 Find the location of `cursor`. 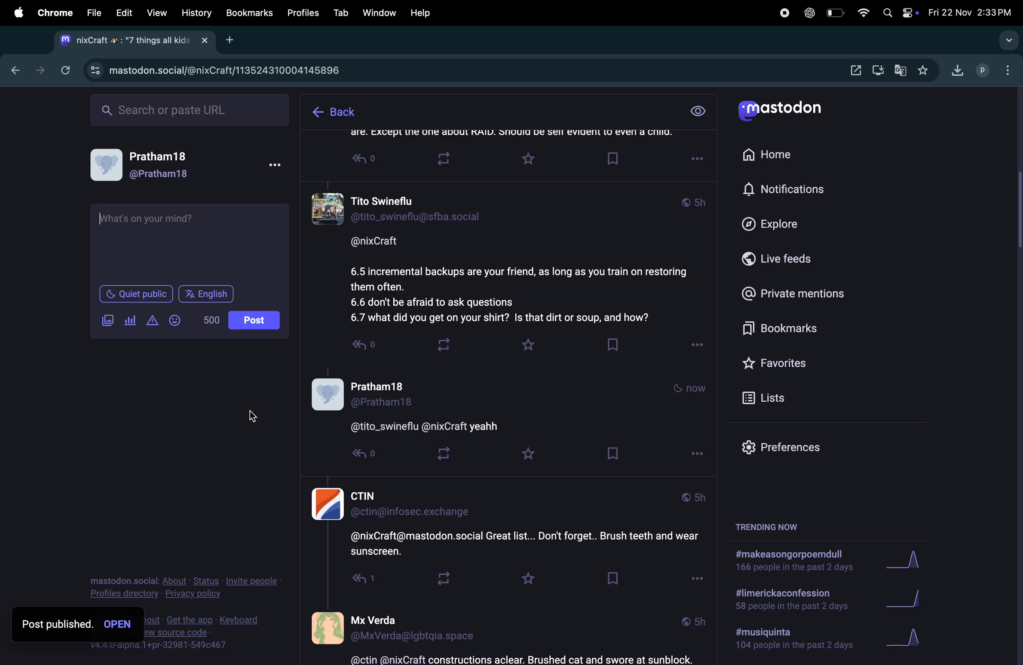

cursor is located at coordinates (252, 415).